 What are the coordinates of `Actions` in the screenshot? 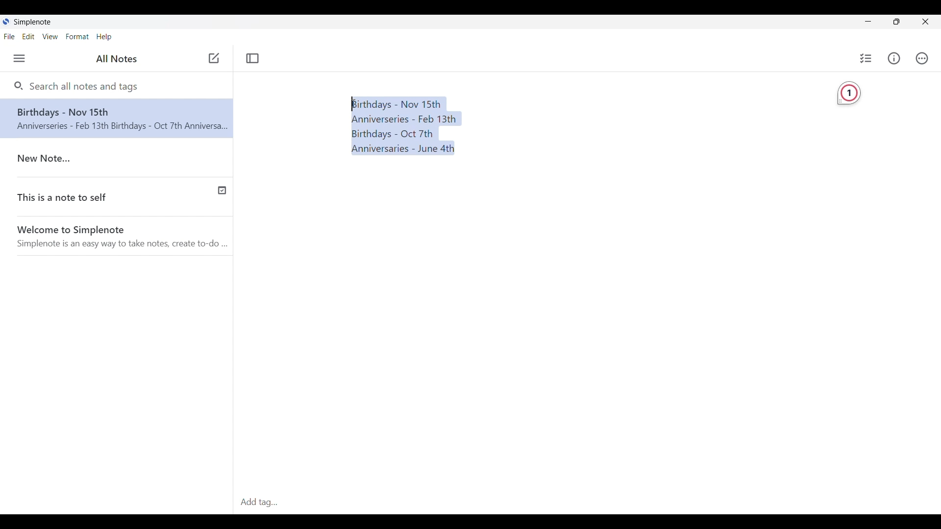 It's located at (922, 58).